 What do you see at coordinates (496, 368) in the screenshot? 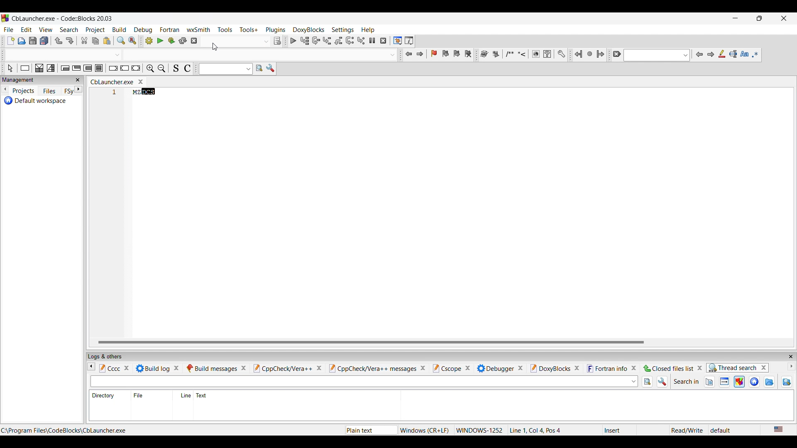
I see `Debugger tab` at bounding box center [496, 368].